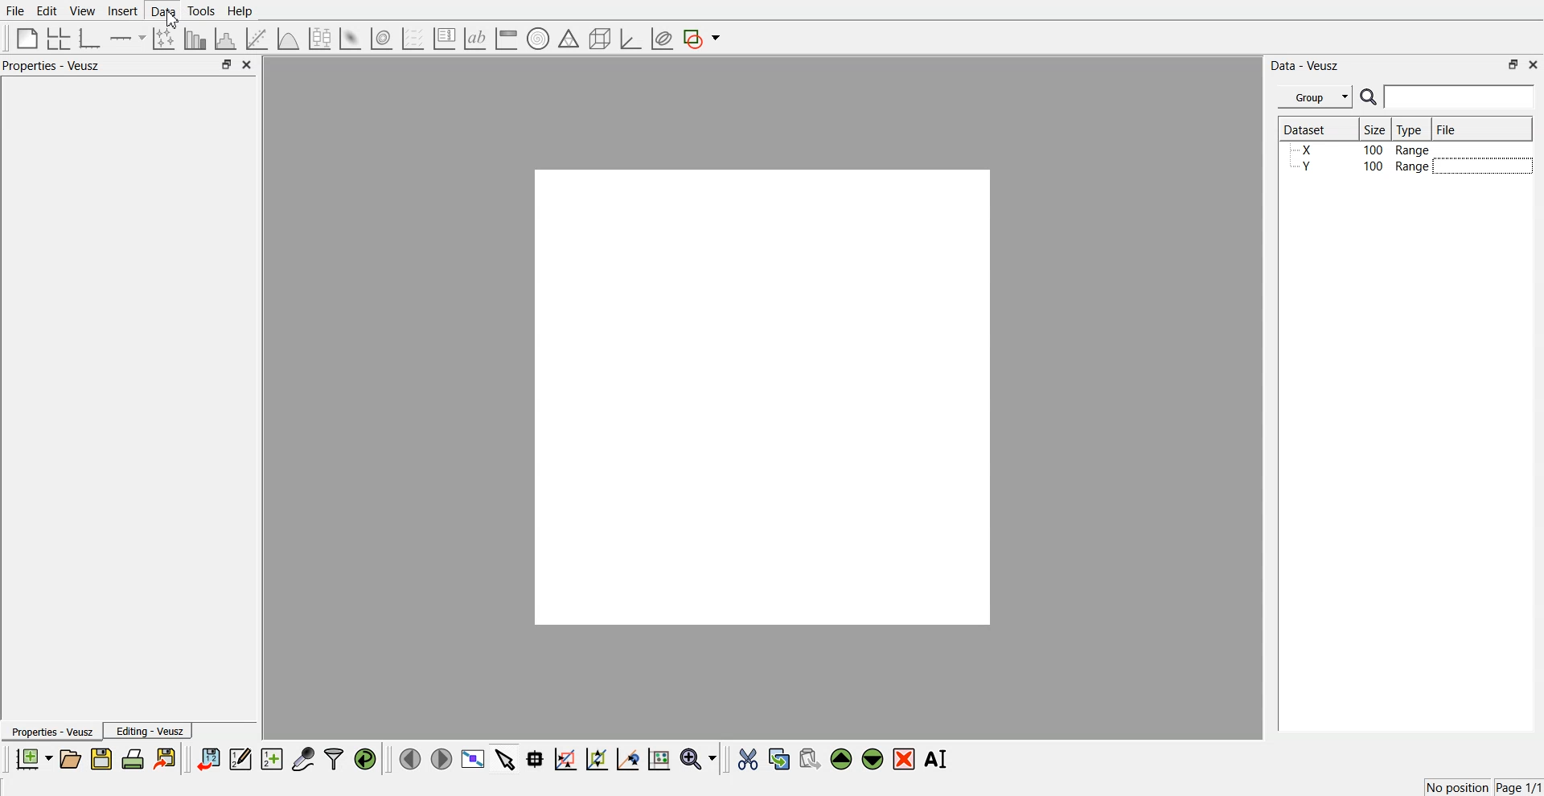  I want to click on Group, so click(1316, 97).